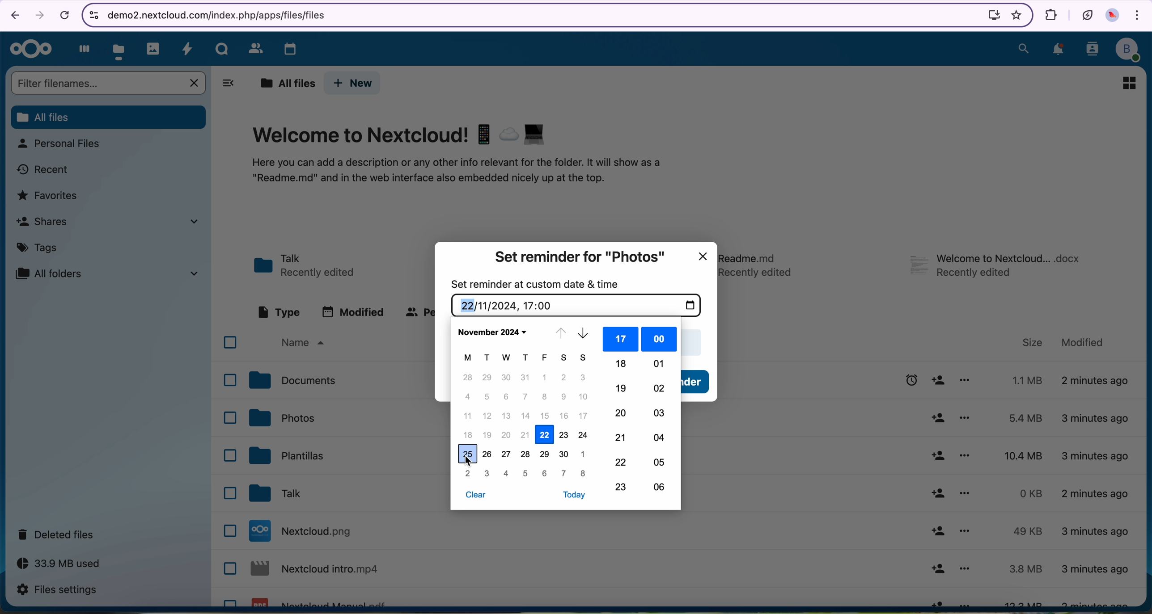 This screenshot has height=614, width=1152. Describe the element at coordinates (705, 255) in the screenshot. I see `close popup` at that location.